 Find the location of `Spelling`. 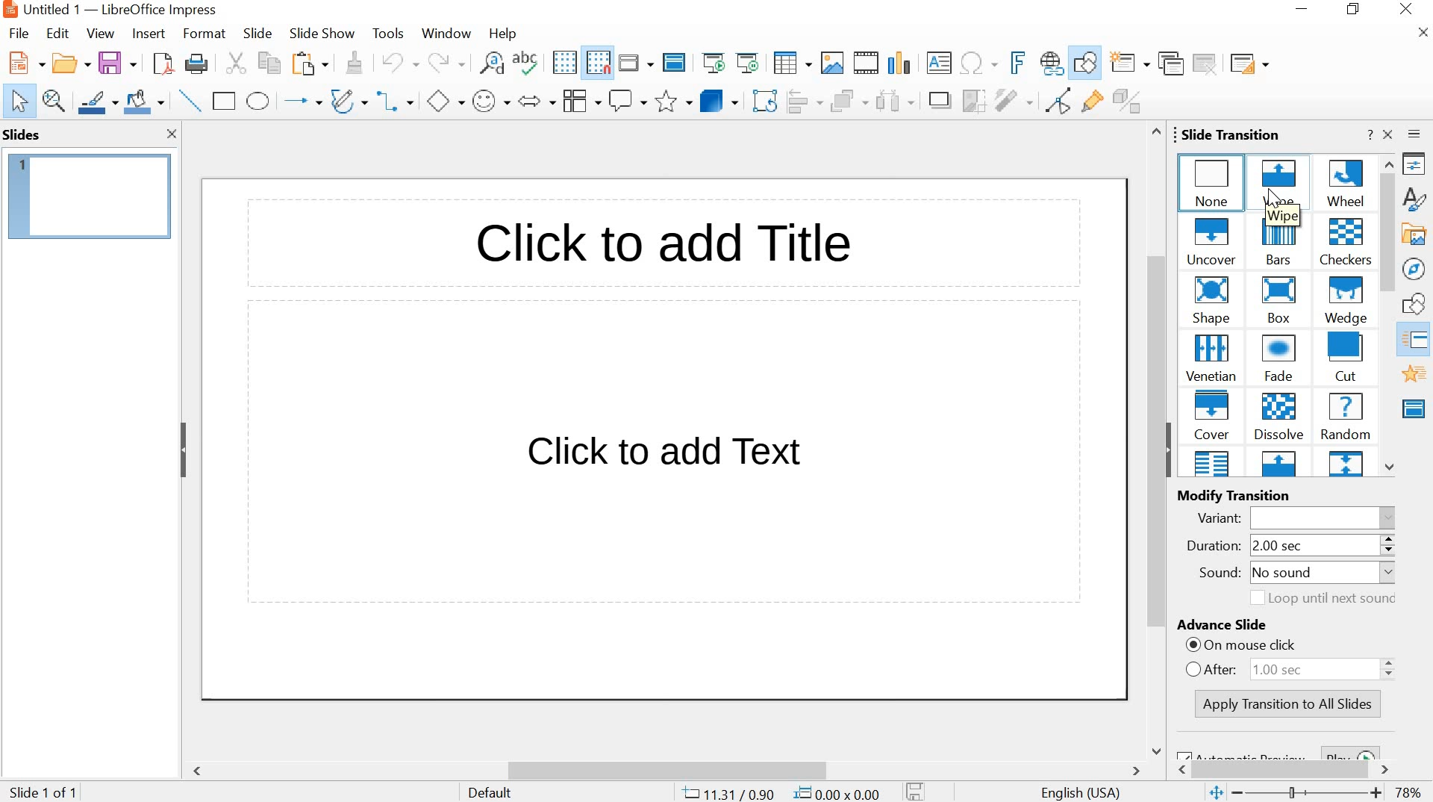

Spelling is located at coordinates (528, 62).